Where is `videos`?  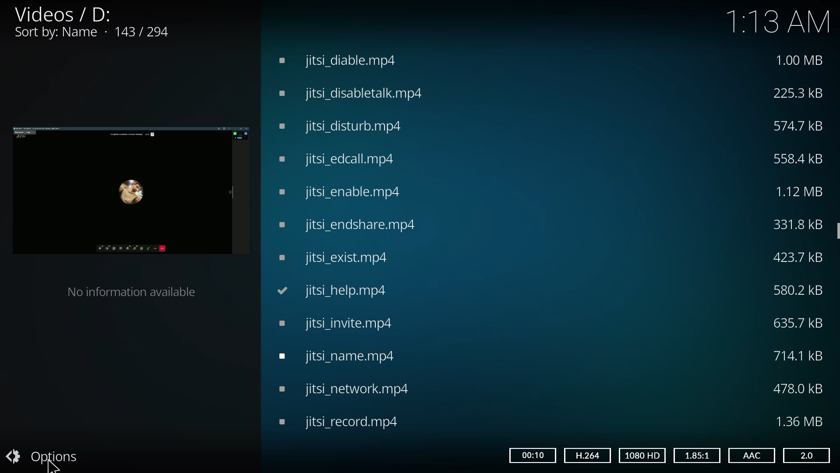 videos is located at coordinates (64, 13).